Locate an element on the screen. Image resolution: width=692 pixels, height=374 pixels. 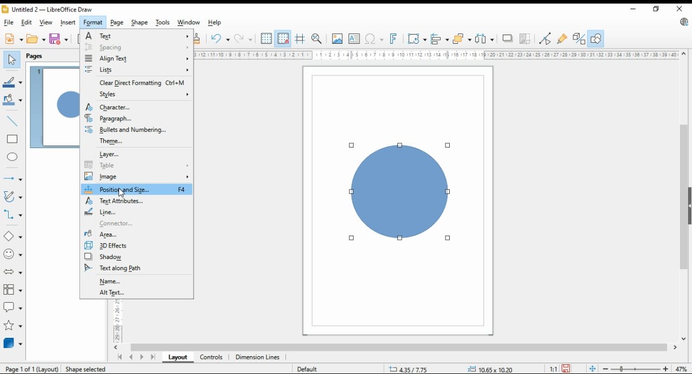
undo is located at coordinates (220, 39).